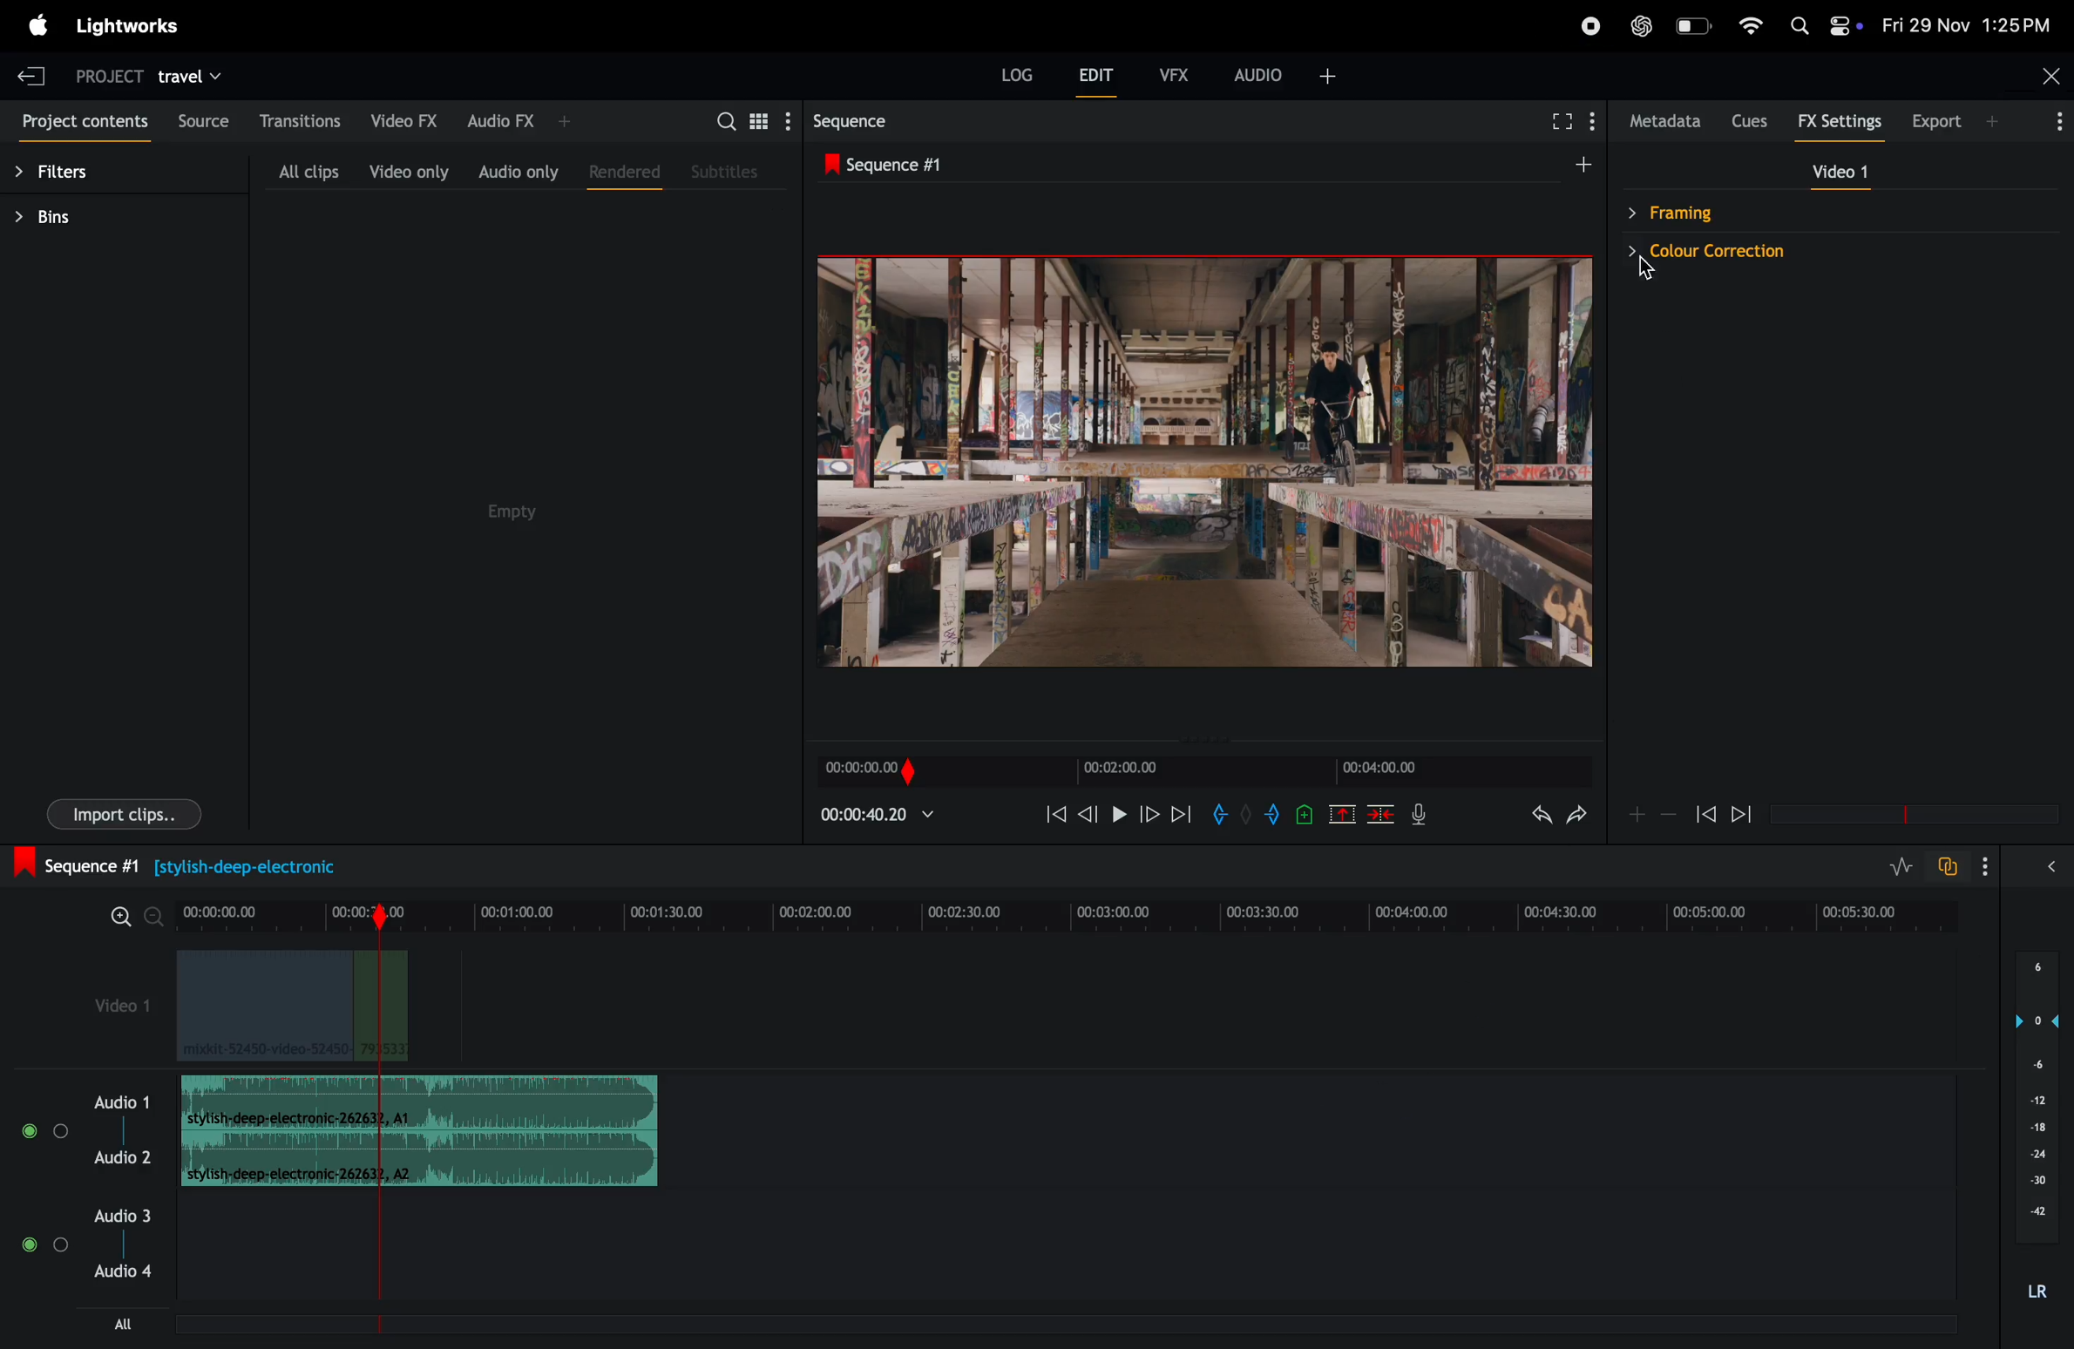 Image resolution: width=2074 pixels, height=1349 pixels. I want to click on audio fx, so click(519, 120).